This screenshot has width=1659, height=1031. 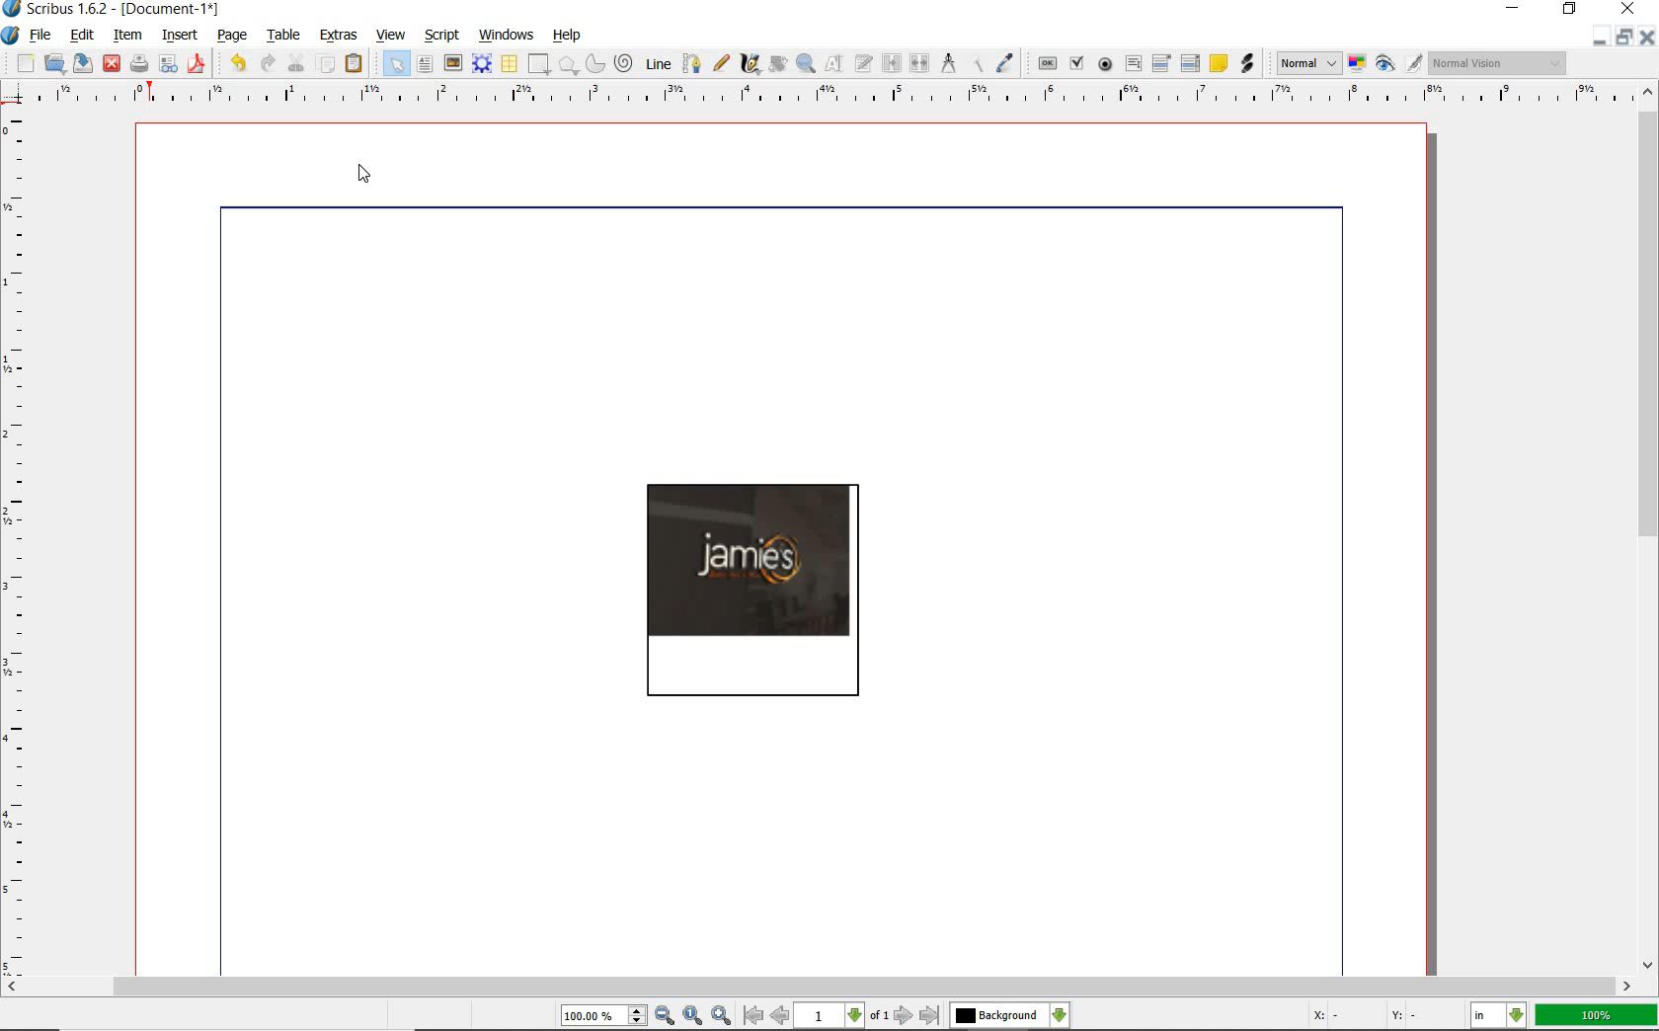 What do you see at coordinates (233, 36) in the screenshot?
I see `page` at bounding box center [233, 36].